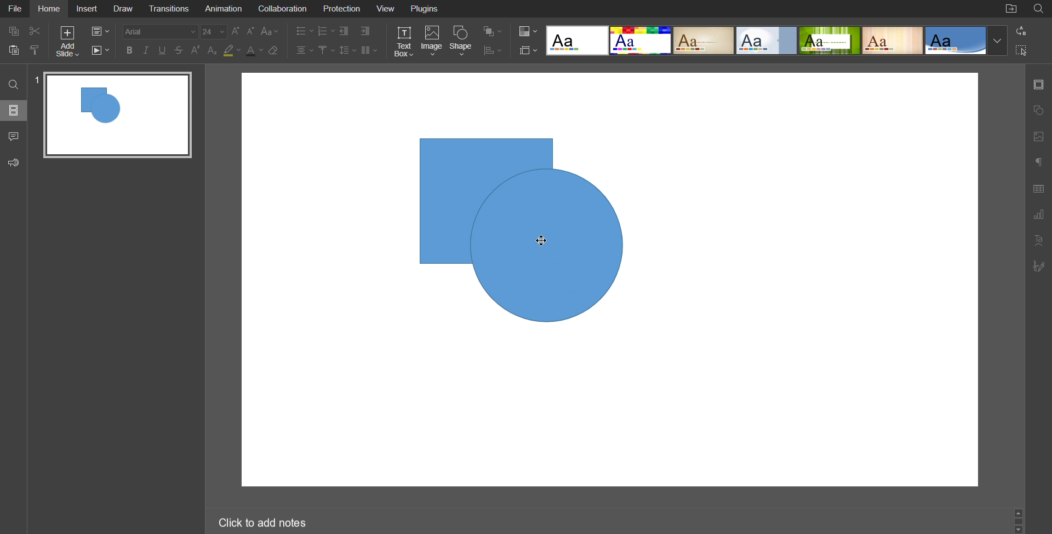 The width and height of the screenshot is (1052, 534). I want to click on Slide 1, so click(116, 113).